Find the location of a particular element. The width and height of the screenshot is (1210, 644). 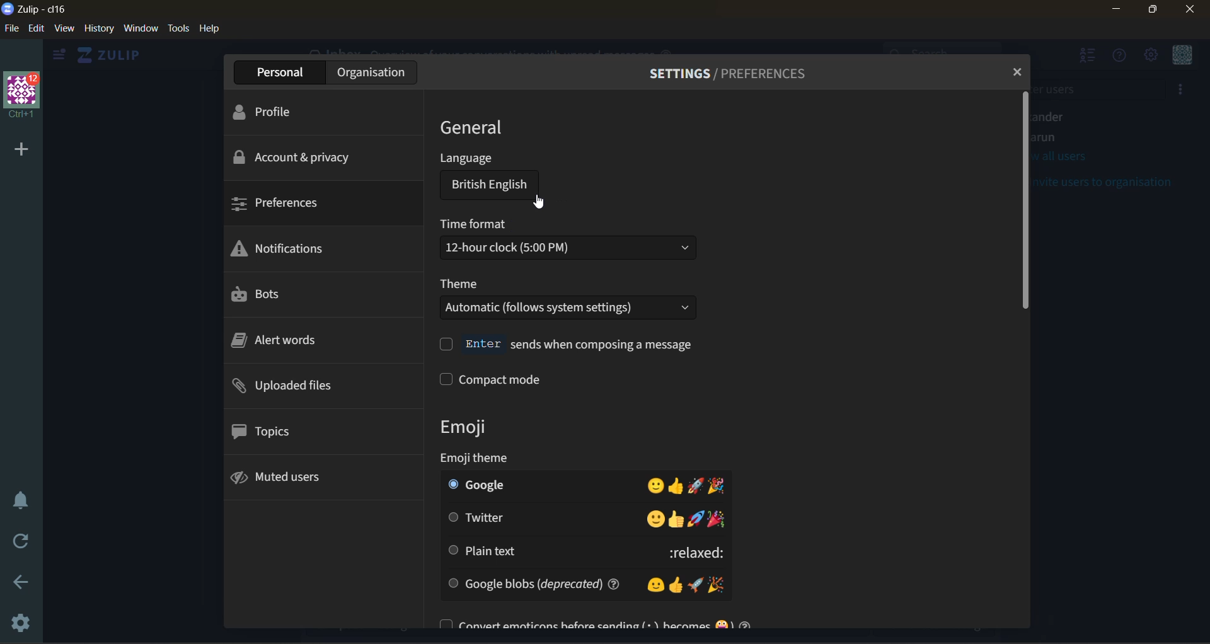

enable do not disturb is located at coordinates (20, 499).